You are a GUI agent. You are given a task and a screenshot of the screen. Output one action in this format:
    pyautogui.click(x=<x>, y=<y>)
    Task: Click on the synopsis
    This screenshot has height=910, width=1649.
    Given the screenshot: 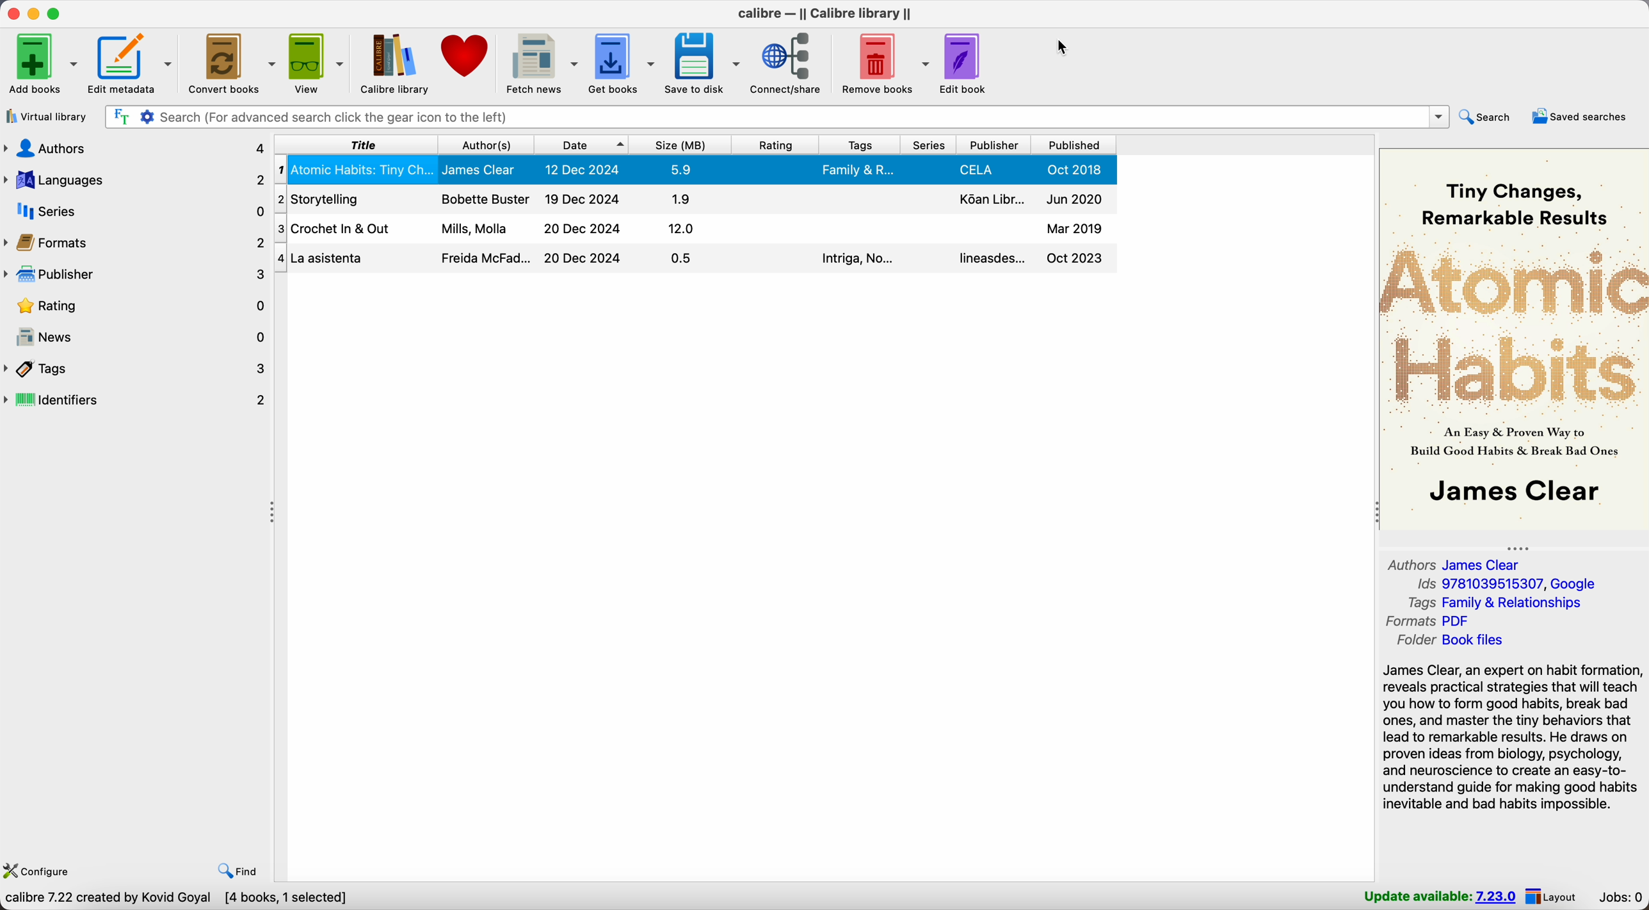 What is the action you would take?
    pyautogui.click(x=1513, y=738)
    